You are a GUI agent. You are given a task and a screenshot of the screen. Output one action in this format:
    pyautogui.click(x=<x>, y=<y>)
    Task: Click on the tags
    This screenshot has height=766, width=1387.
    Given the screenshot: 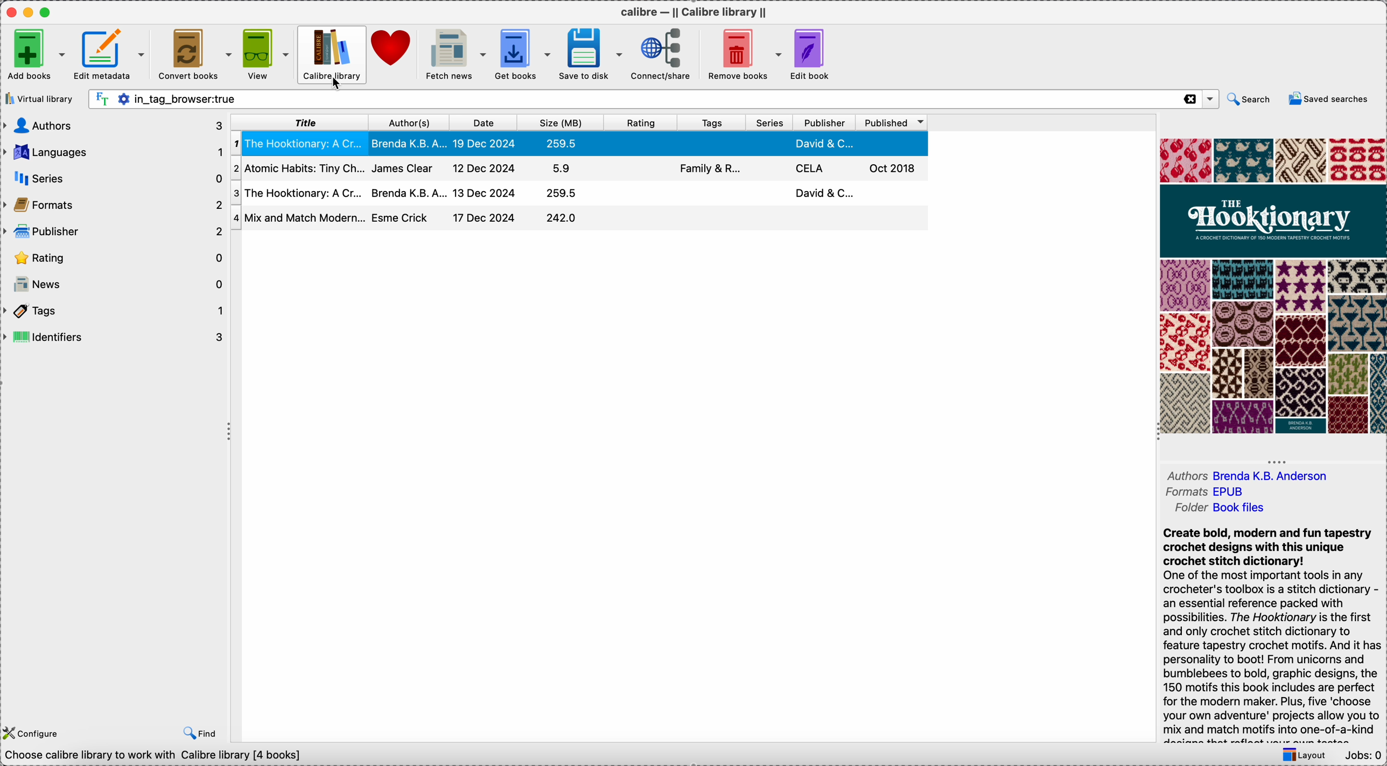 What is the action you would take?
    pyautogui.click(x=712, y=123)
    